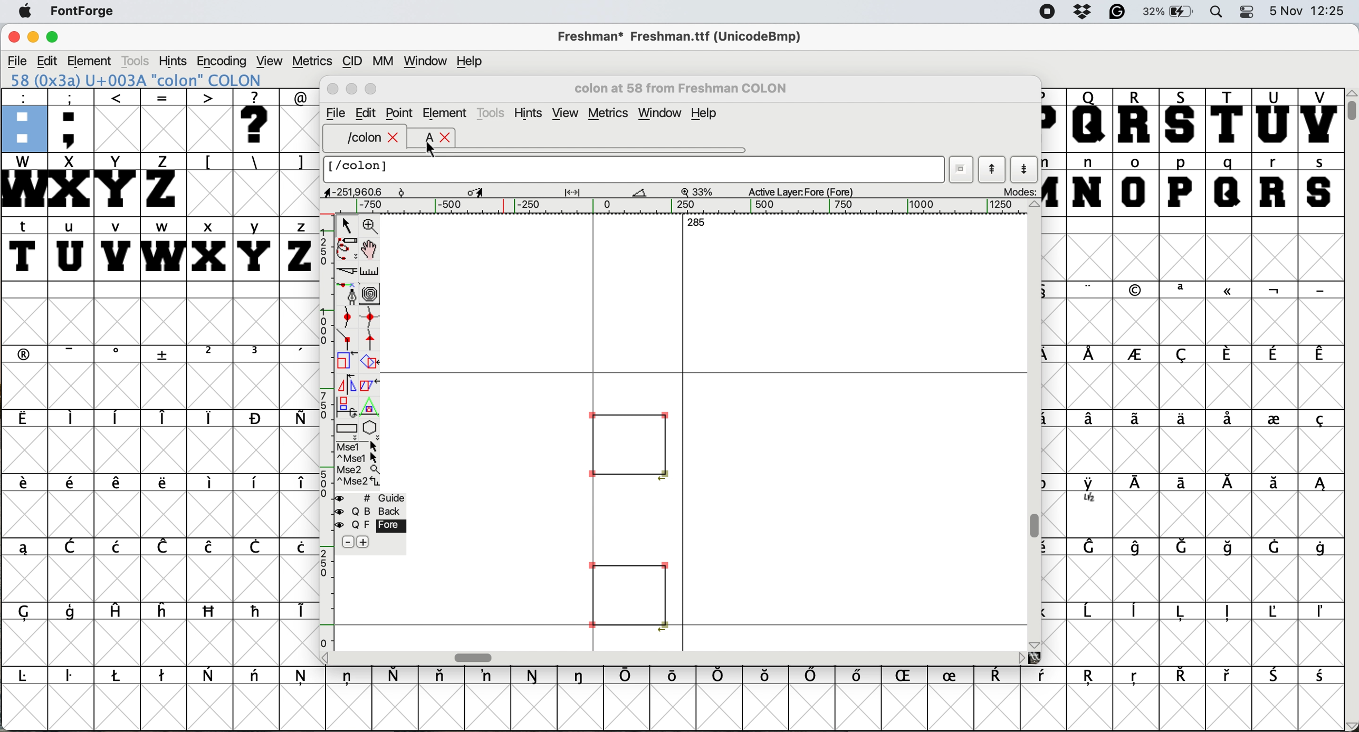 The width and height of the screenshot is (1359, 732). What do you see at coordinates (118, 120) in the screenshot?
I see `<` at bounding box center [118, 120].